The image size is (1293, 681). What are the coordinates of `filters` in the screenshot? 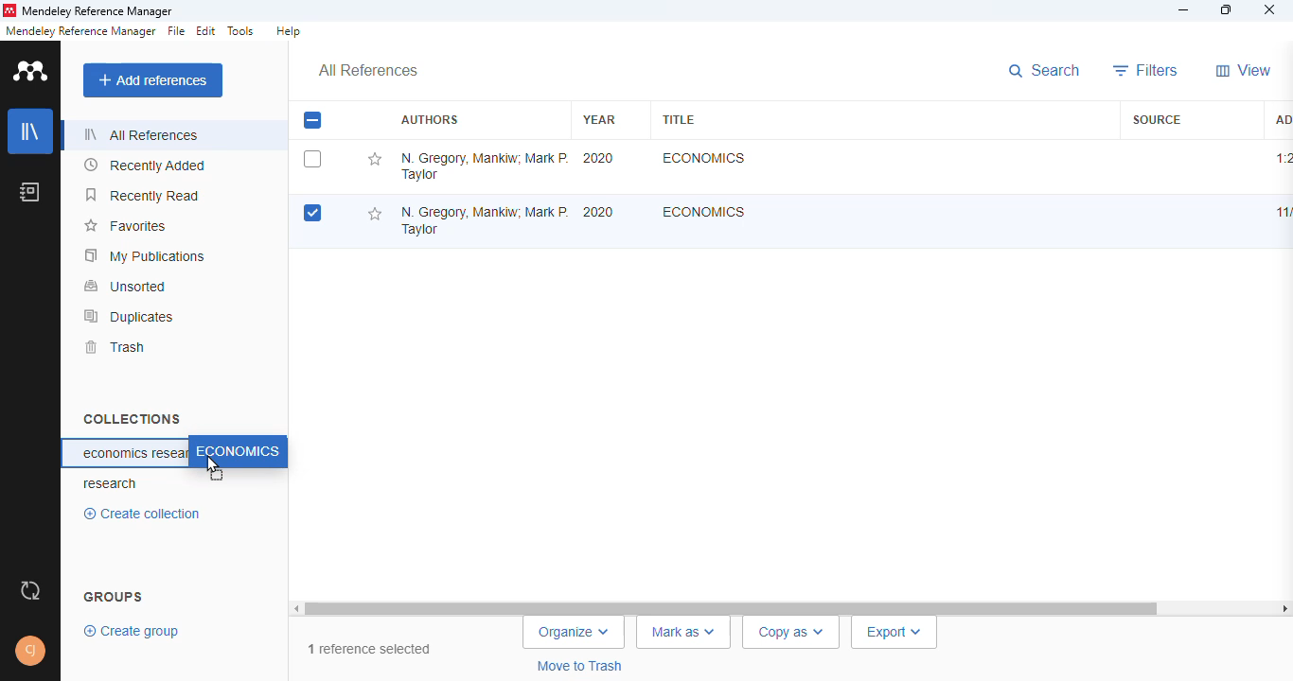 It's located at (1146, 70).